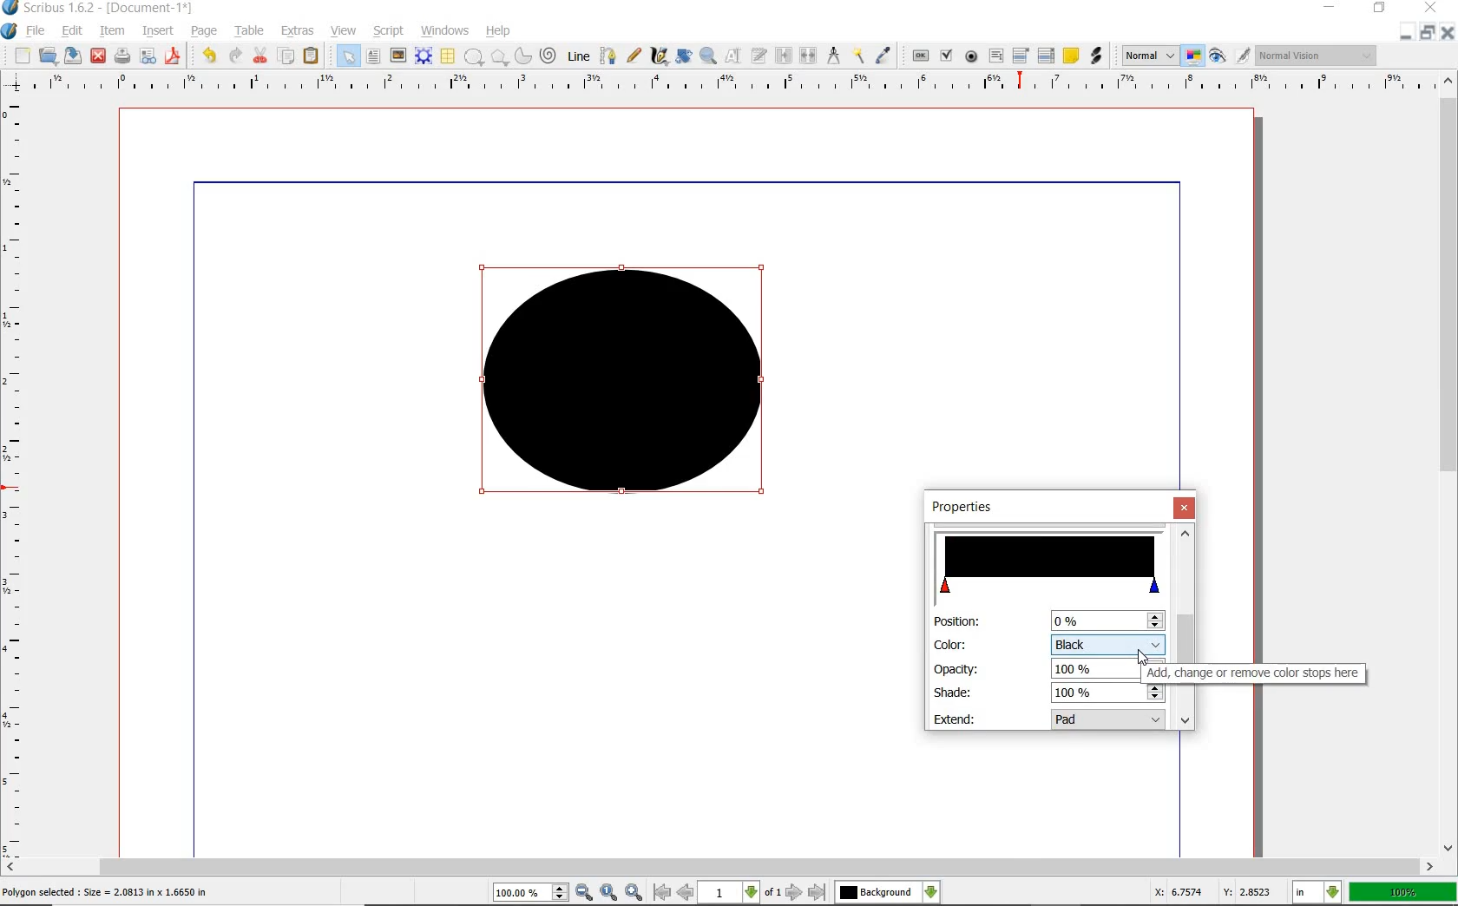  What do you see at coordinates (397, 55) in the screenshot?
I see `IMAGE` at bounding box center [397, 55].